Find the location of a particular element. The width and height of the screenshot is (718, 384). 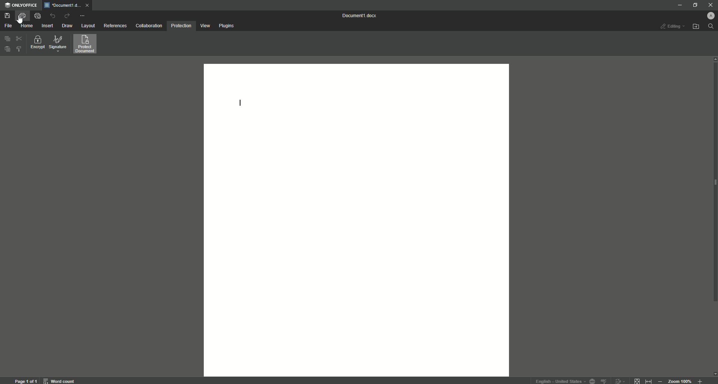

spell check is located at coordinates (605, 381).